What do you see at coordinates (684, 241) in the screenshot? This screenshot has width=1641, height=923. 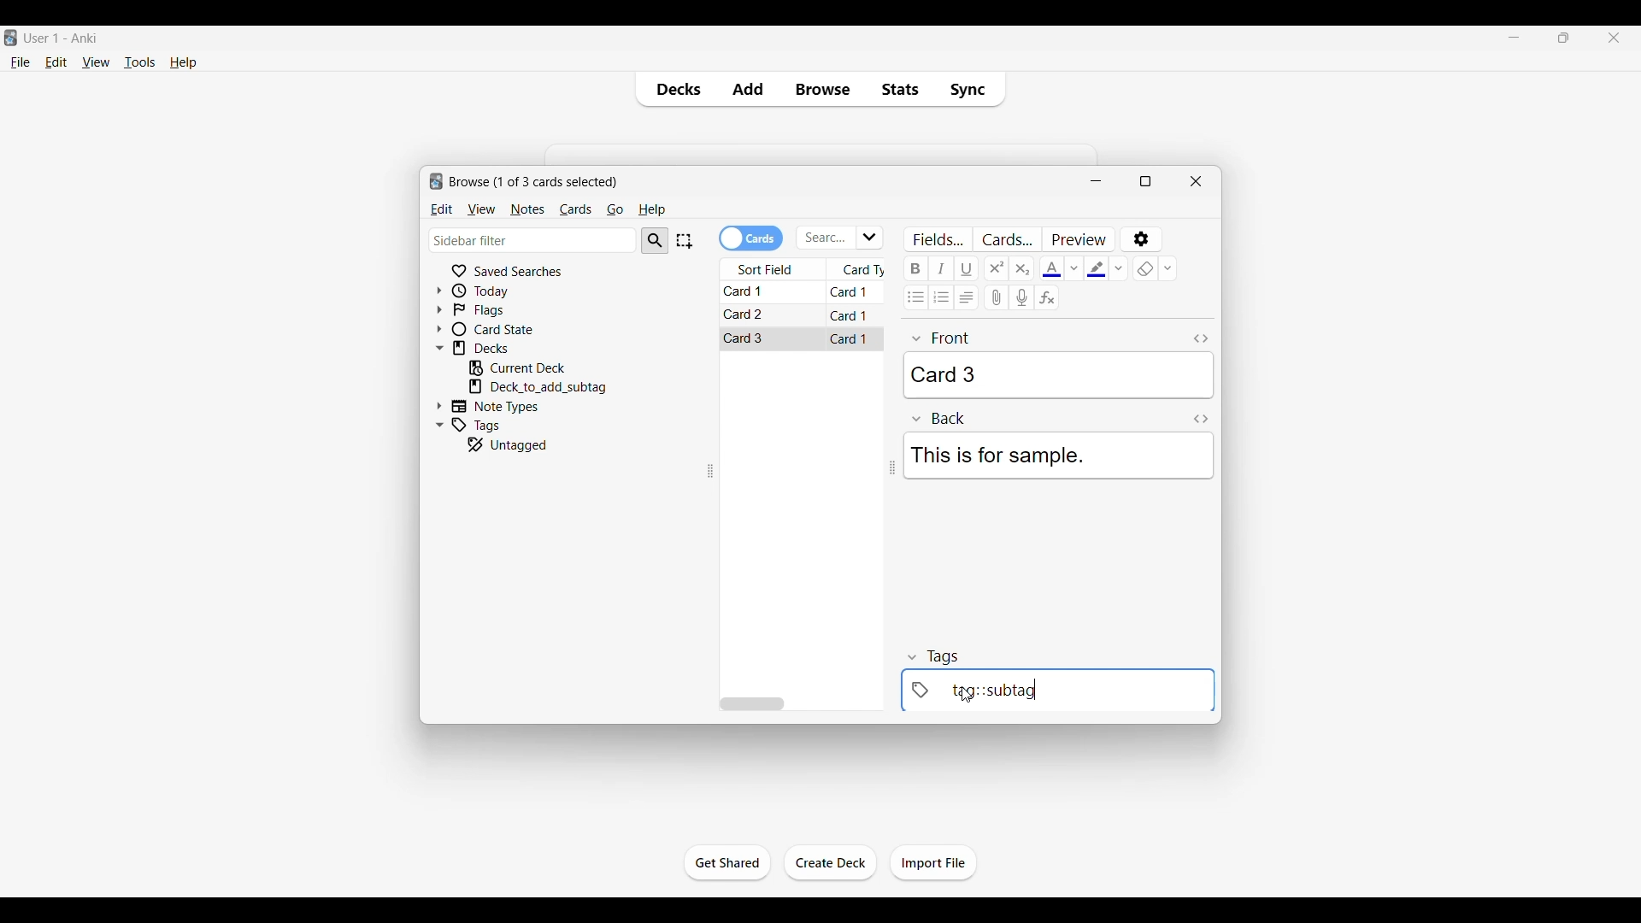 I see `Select` at bounding box center [684, 241].